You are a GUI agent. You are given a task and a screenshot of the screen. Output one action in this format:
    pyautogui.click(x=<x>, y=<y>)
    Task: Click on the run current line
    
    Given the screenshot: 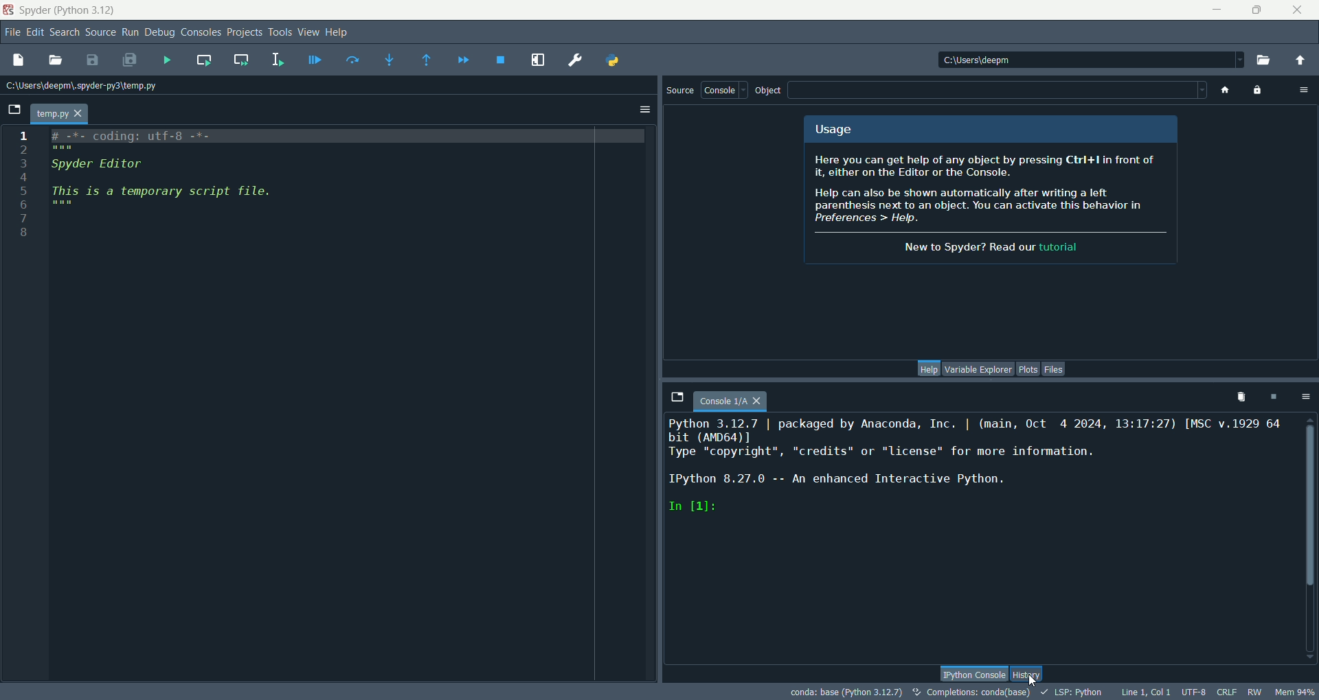 What is the action you would take?
    pyautogui.click(x=352, y=60)
    